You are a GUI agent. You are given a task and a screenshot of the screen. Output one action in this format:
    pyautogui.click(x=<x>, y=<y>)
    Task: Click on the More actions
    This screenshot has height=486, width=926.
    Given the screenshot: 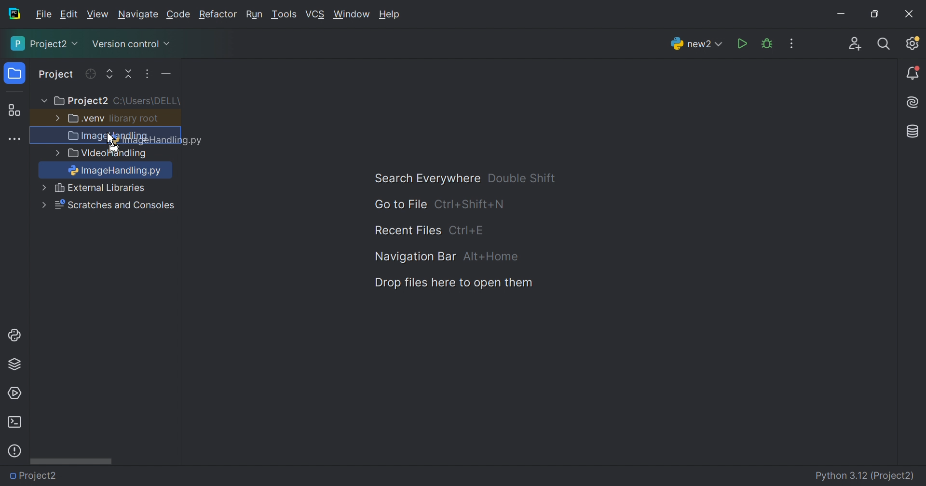 What is the action you would take?
    pyautogui.click(x=163, y=76)
    